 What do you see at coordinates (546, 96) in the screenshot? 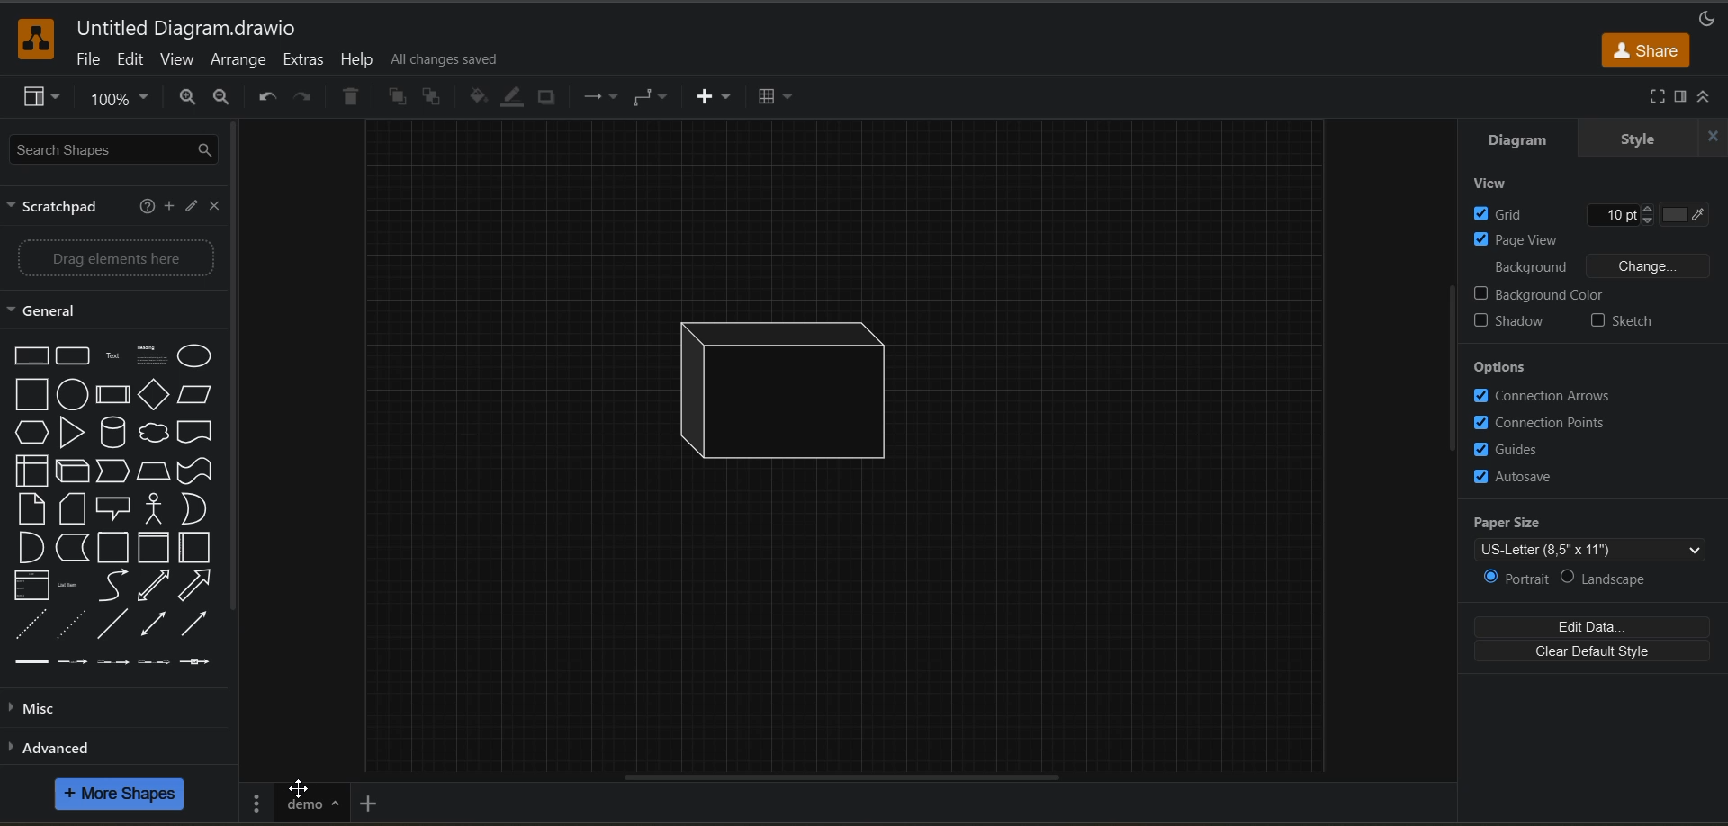
I see `shadow` at bounding box center [546, 96].